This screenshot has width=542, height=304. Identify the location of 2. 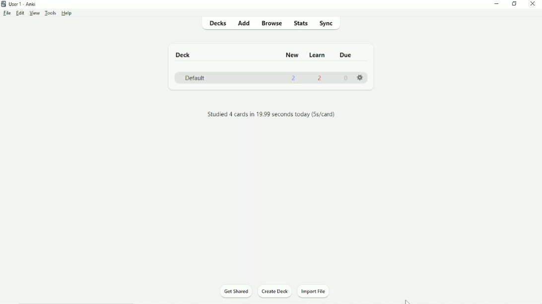
(294, 78).